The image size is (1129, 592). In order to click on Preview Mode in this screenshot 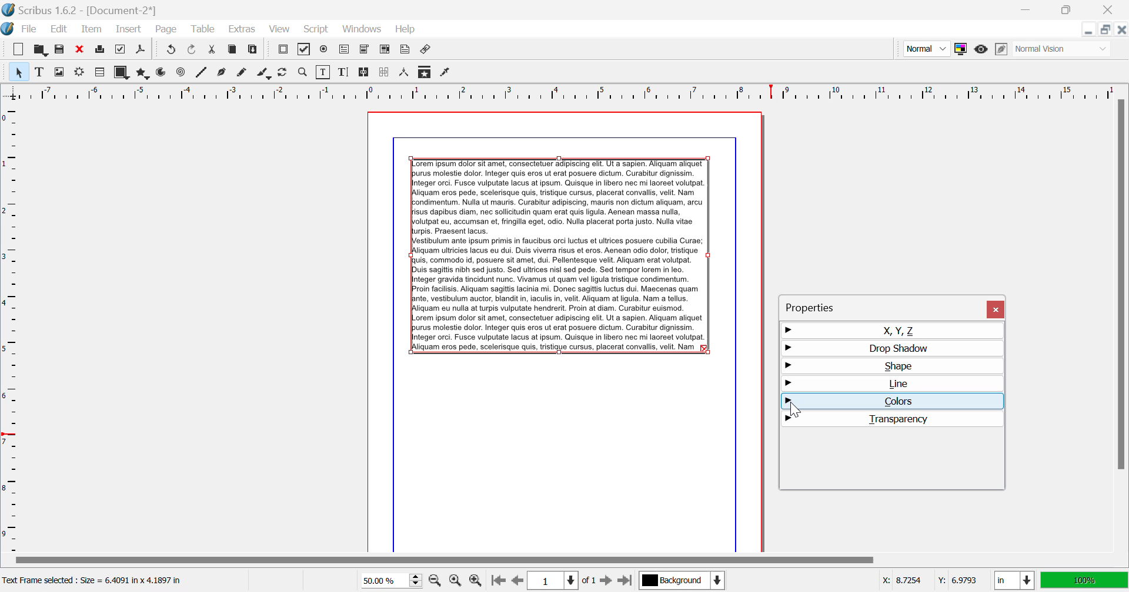, I will do `click(926, 48)`.